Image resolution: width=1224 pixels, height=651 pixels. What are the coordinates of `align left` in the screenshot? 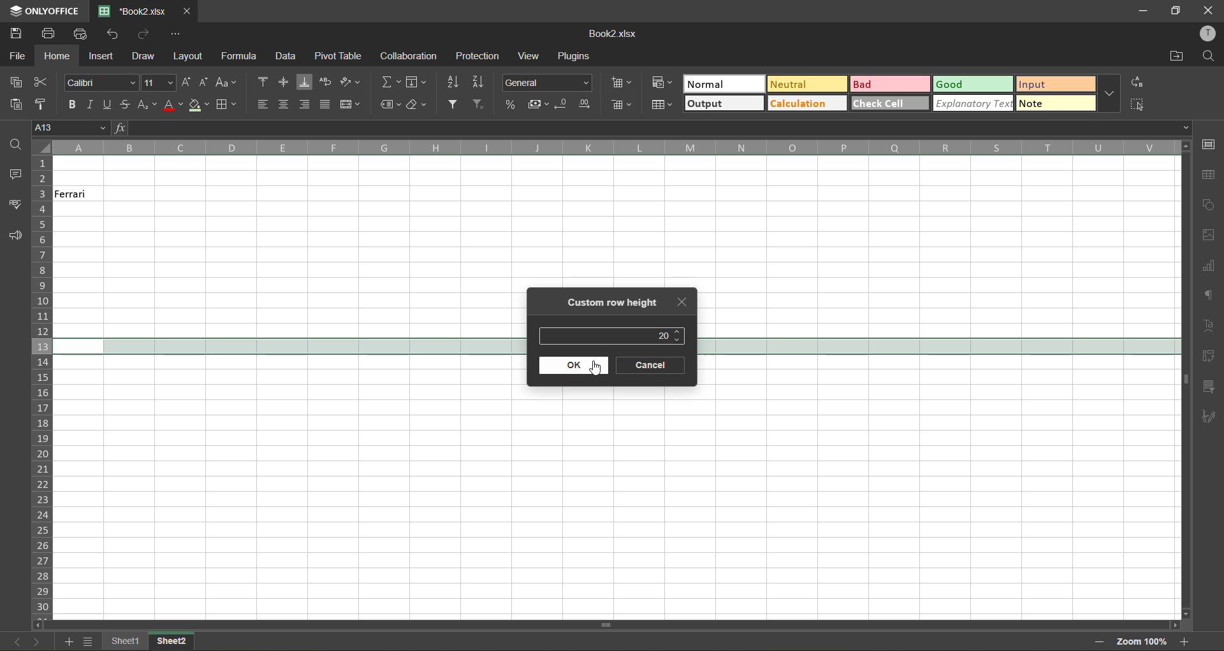 It's located at (266, 104).